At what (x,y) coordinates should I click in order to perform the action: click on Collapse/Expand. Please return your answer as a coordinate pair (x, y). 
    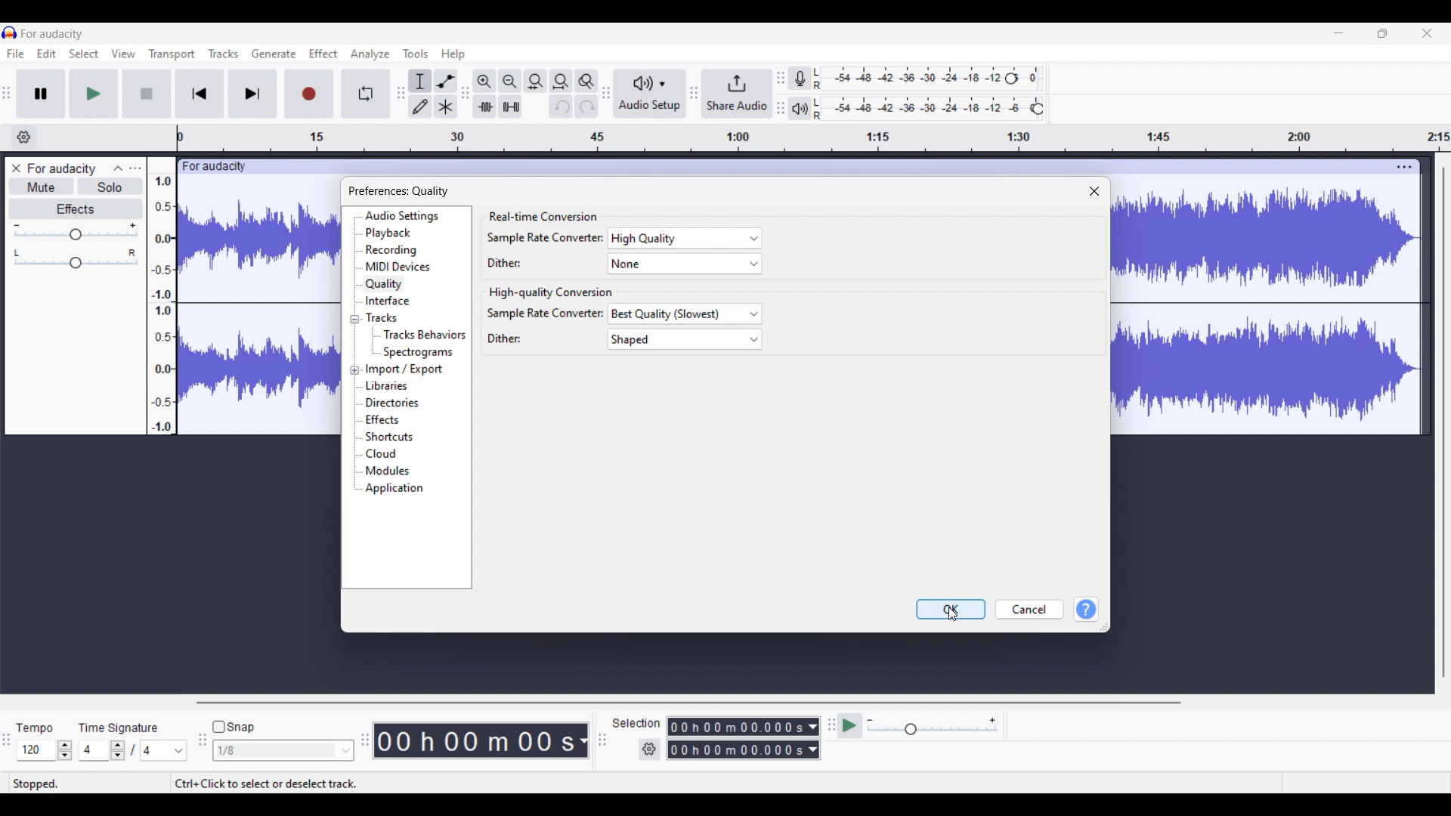
    Looking at the image, I should click on (354, 345).